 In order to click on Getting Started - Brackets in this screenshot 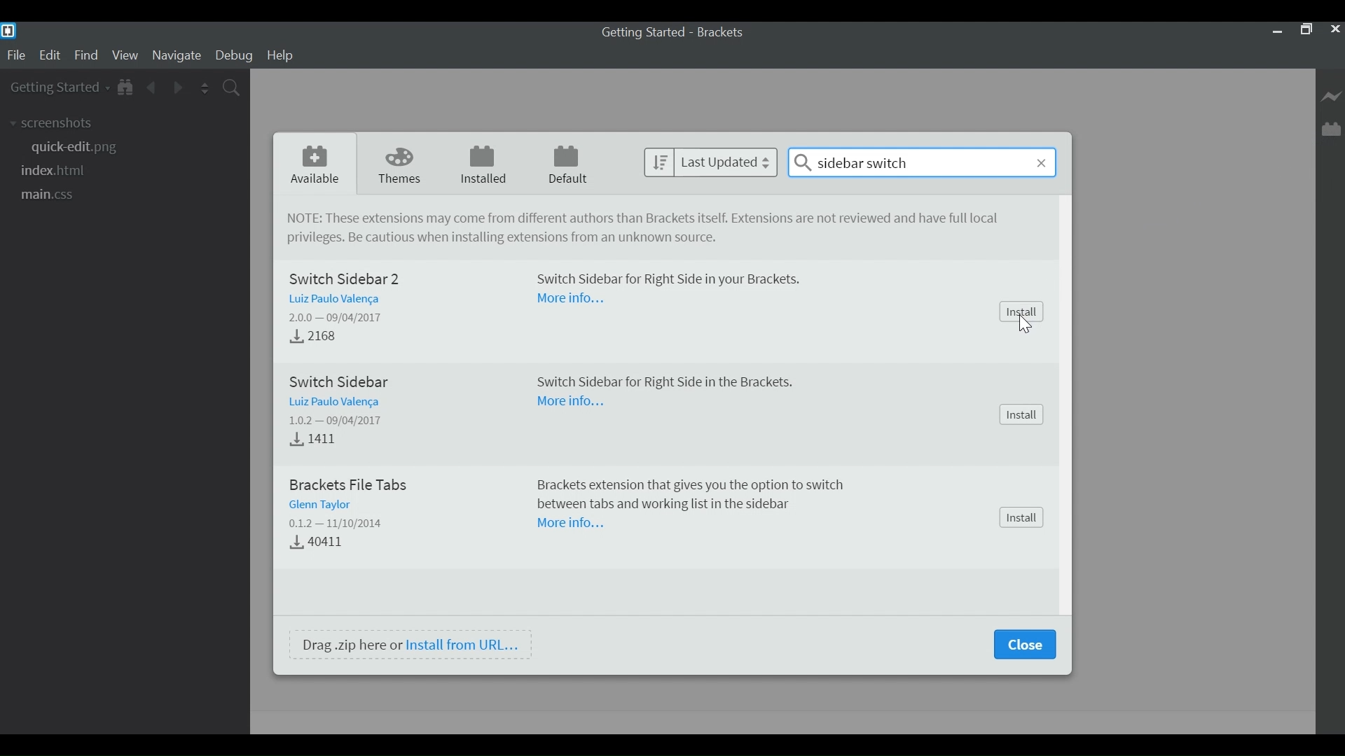, I will do `click(669, 32)`.